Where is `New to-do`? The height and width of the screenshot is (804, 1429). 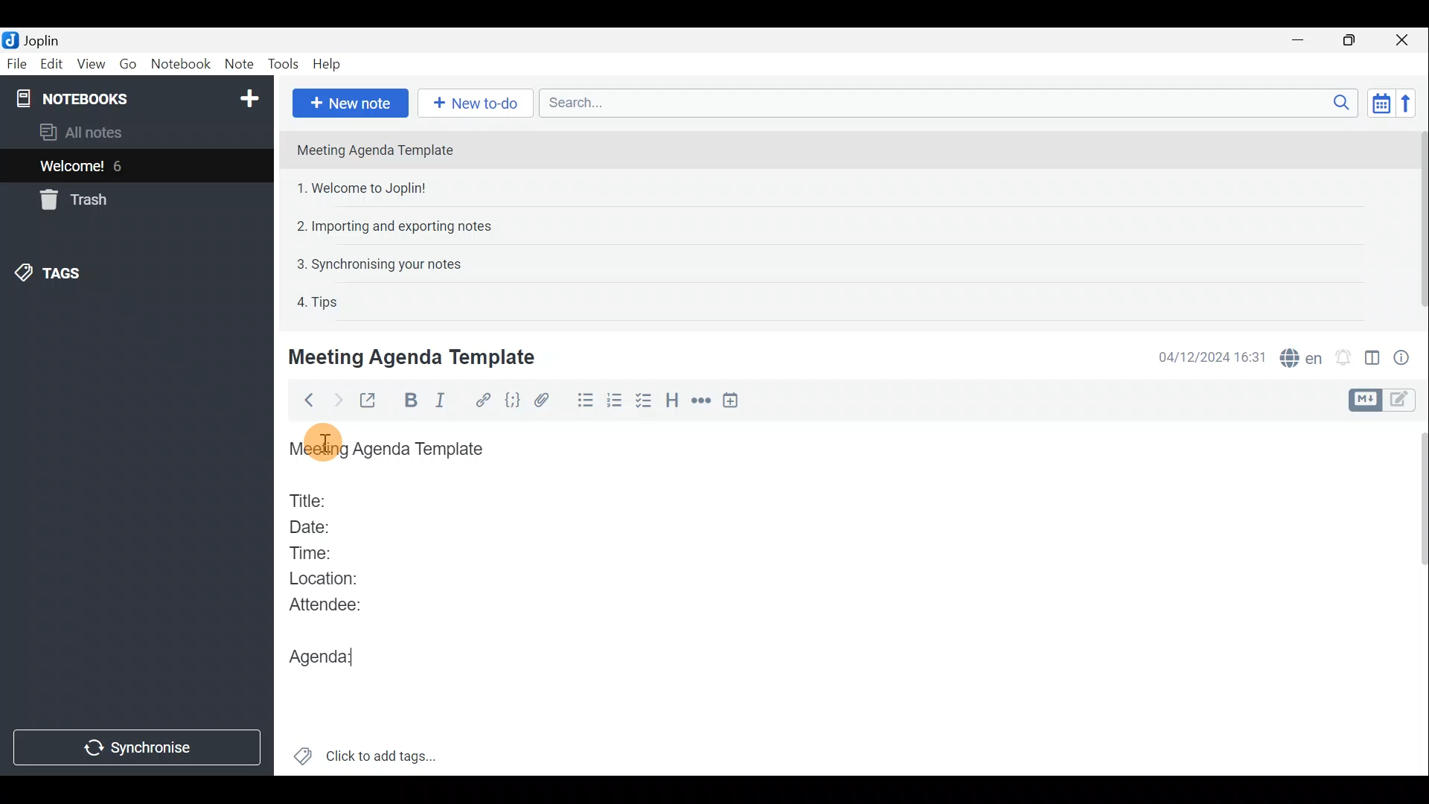
New to-do is located at coordinates (472, 103).